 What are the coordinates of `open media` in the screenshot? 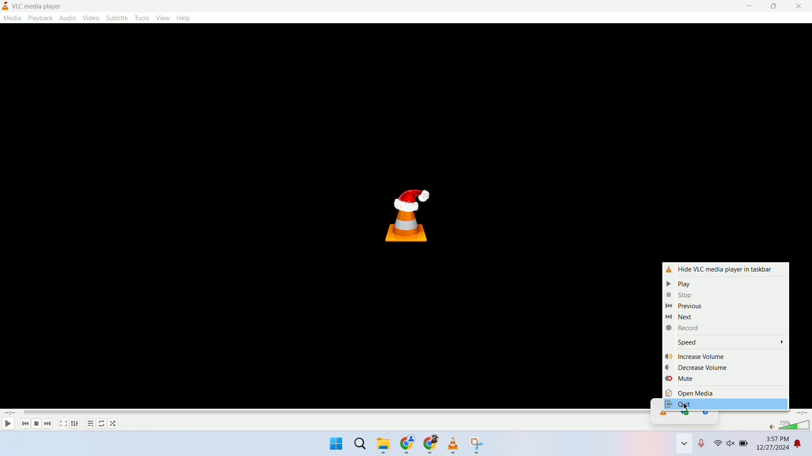 It's located at (724, 392).